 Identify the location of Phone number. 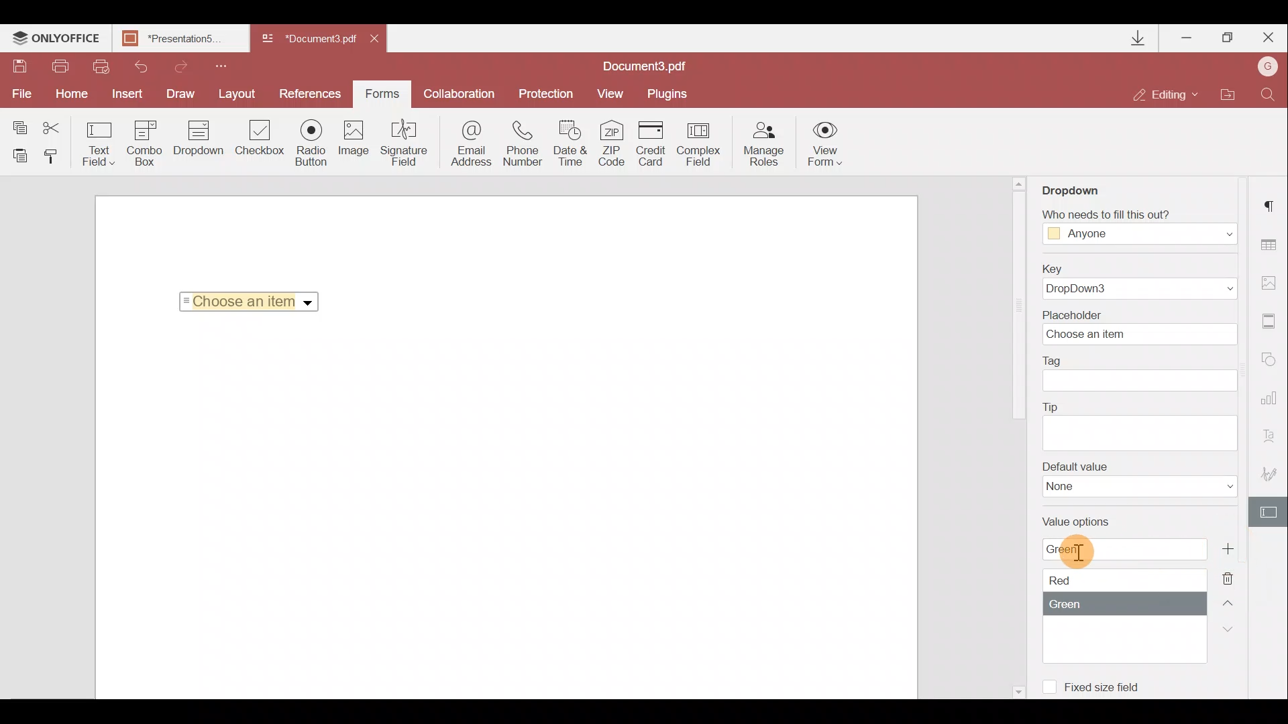
(525, 143).